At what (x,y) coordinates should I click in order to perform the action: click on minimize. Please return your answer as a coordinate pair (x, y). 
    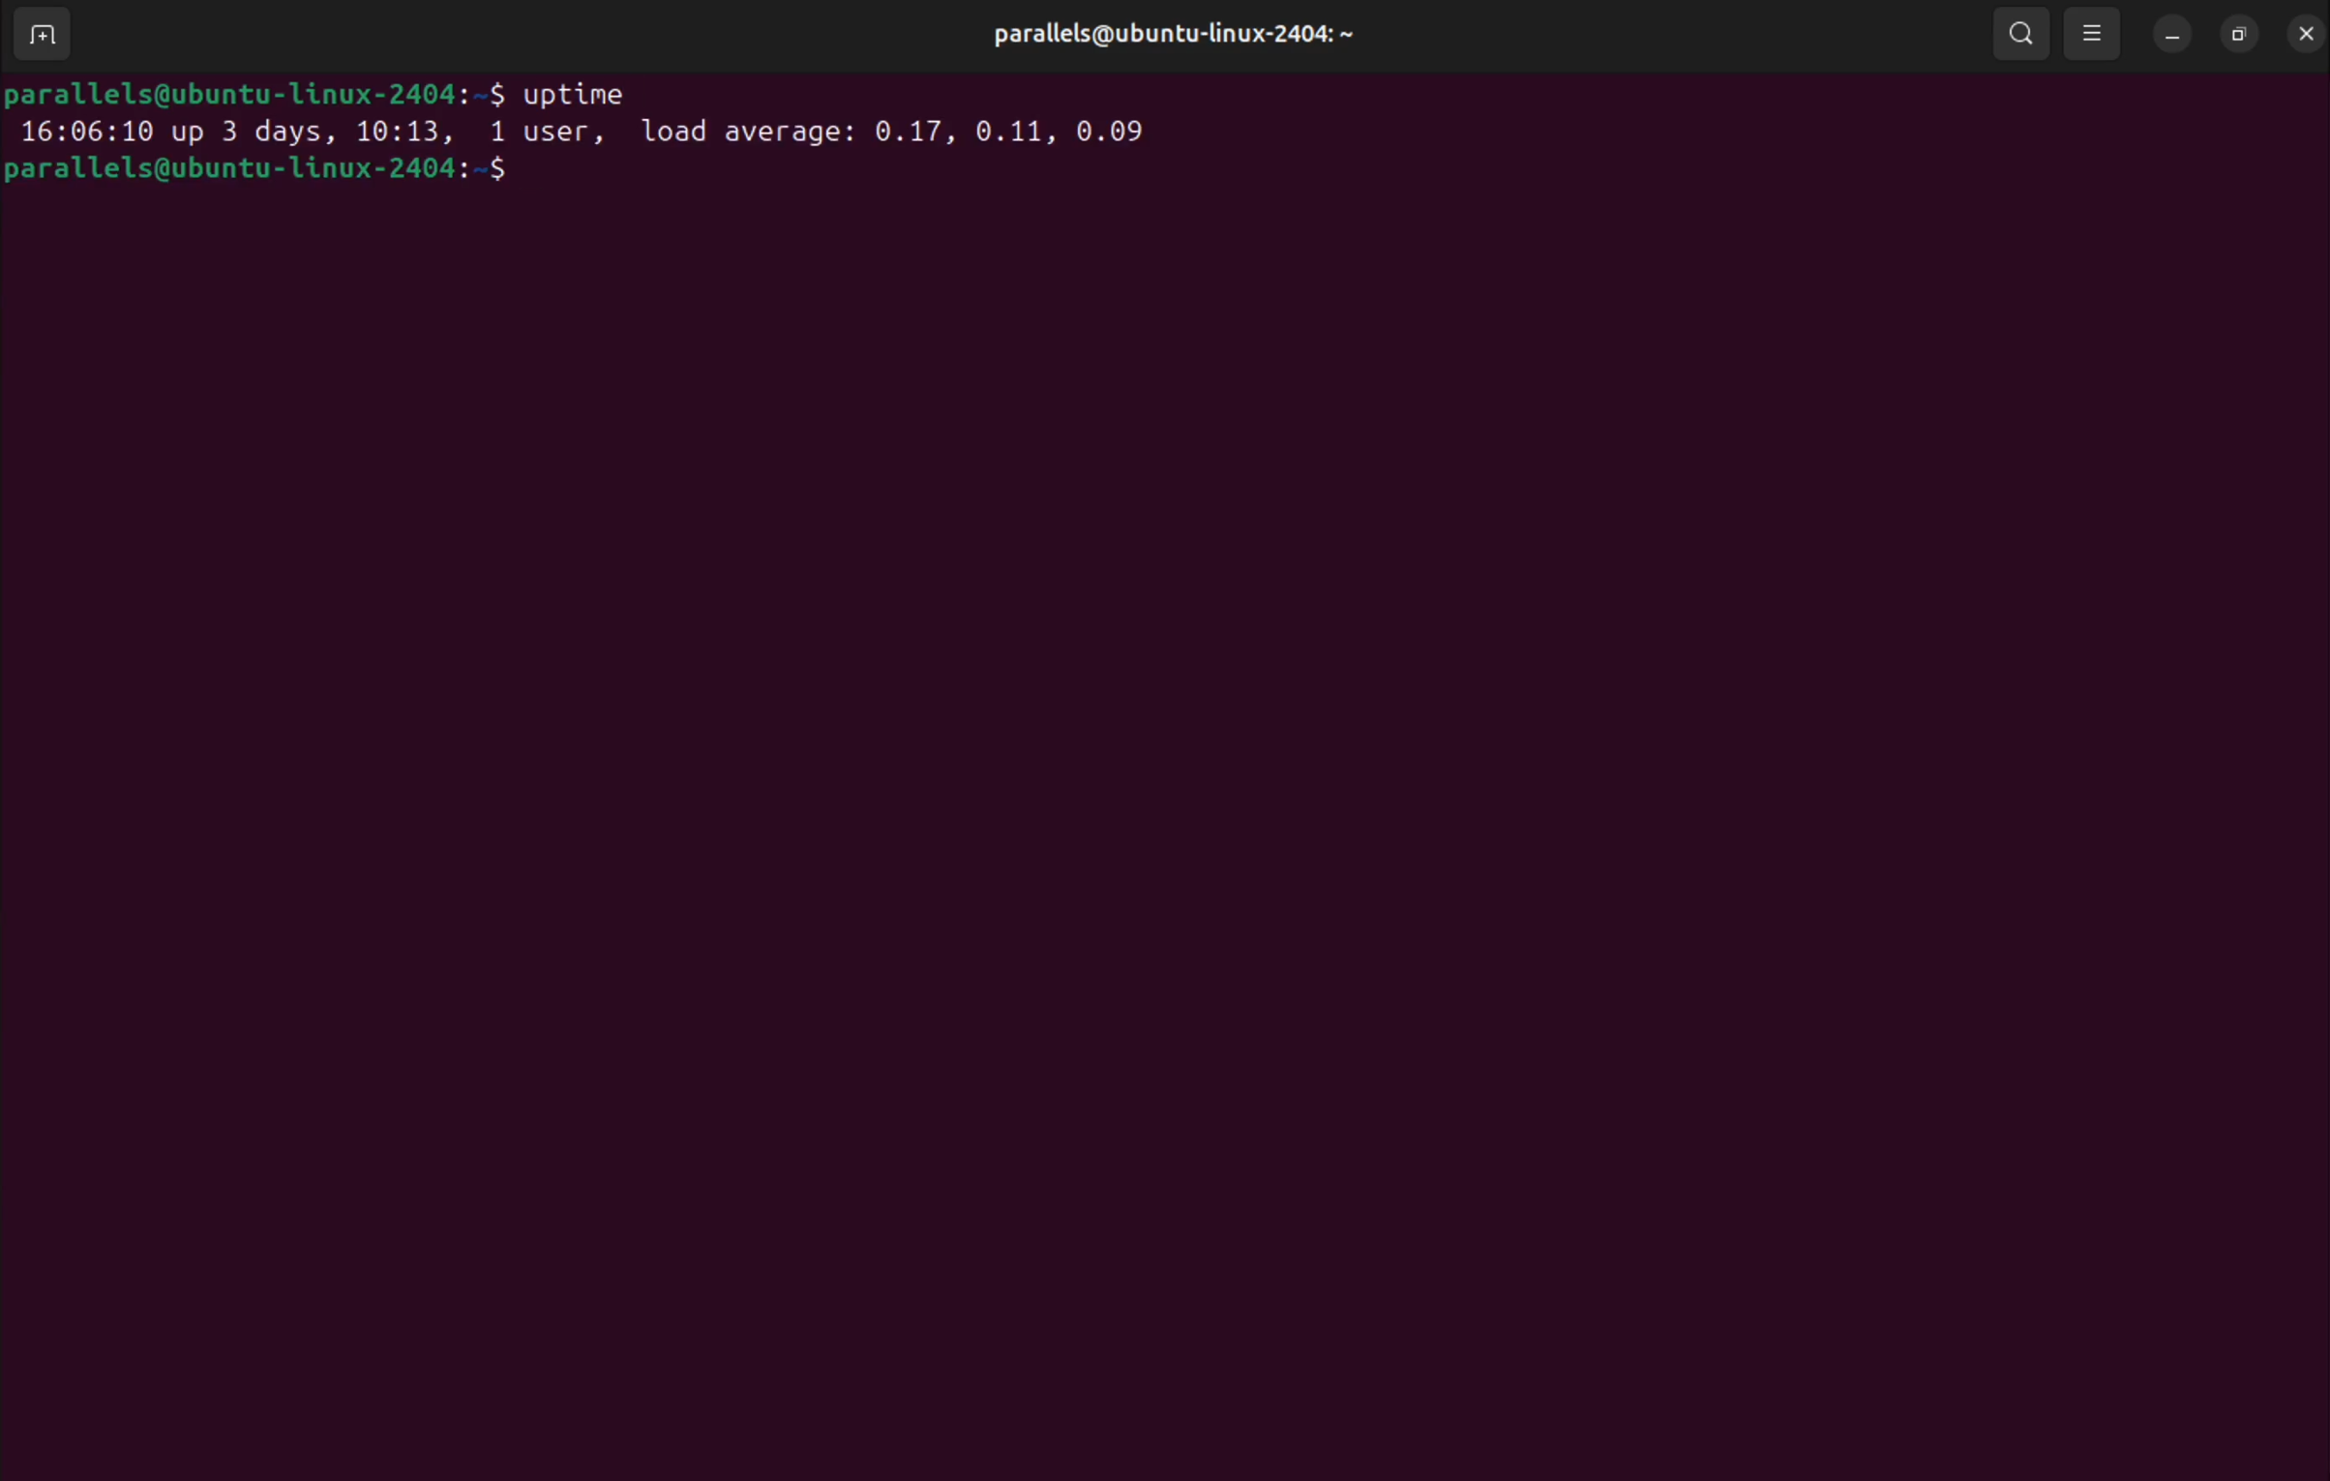
    Looking at the image, I should click on (2168, 35).